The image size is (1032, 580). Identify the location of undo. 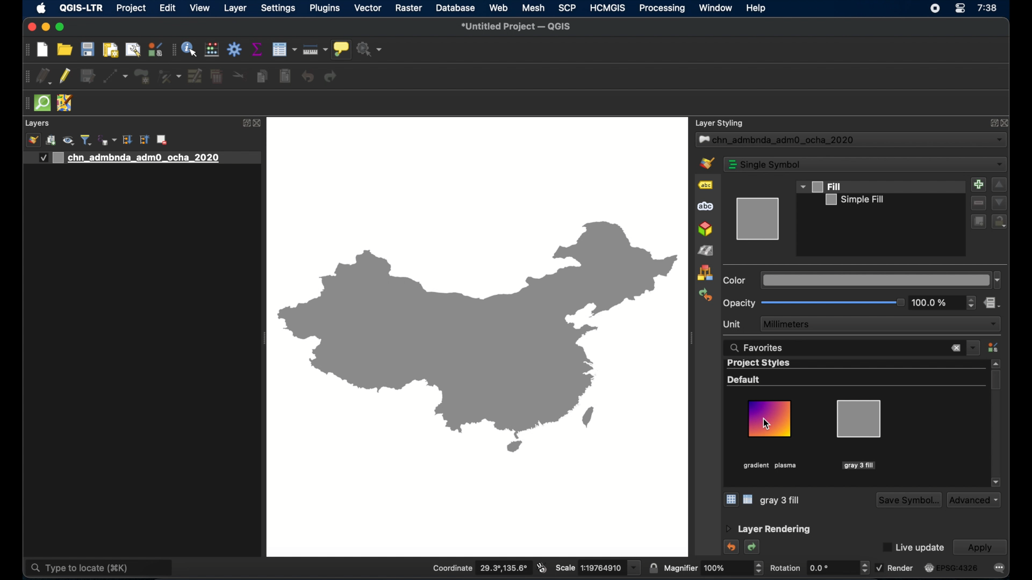
(733, 547).